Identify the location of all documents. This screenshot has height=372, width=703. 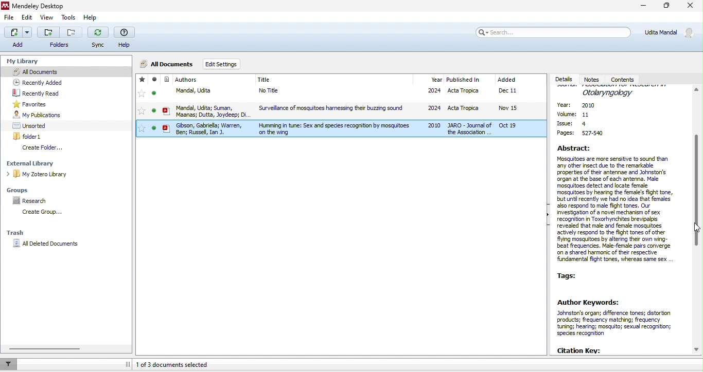
(167, 63).